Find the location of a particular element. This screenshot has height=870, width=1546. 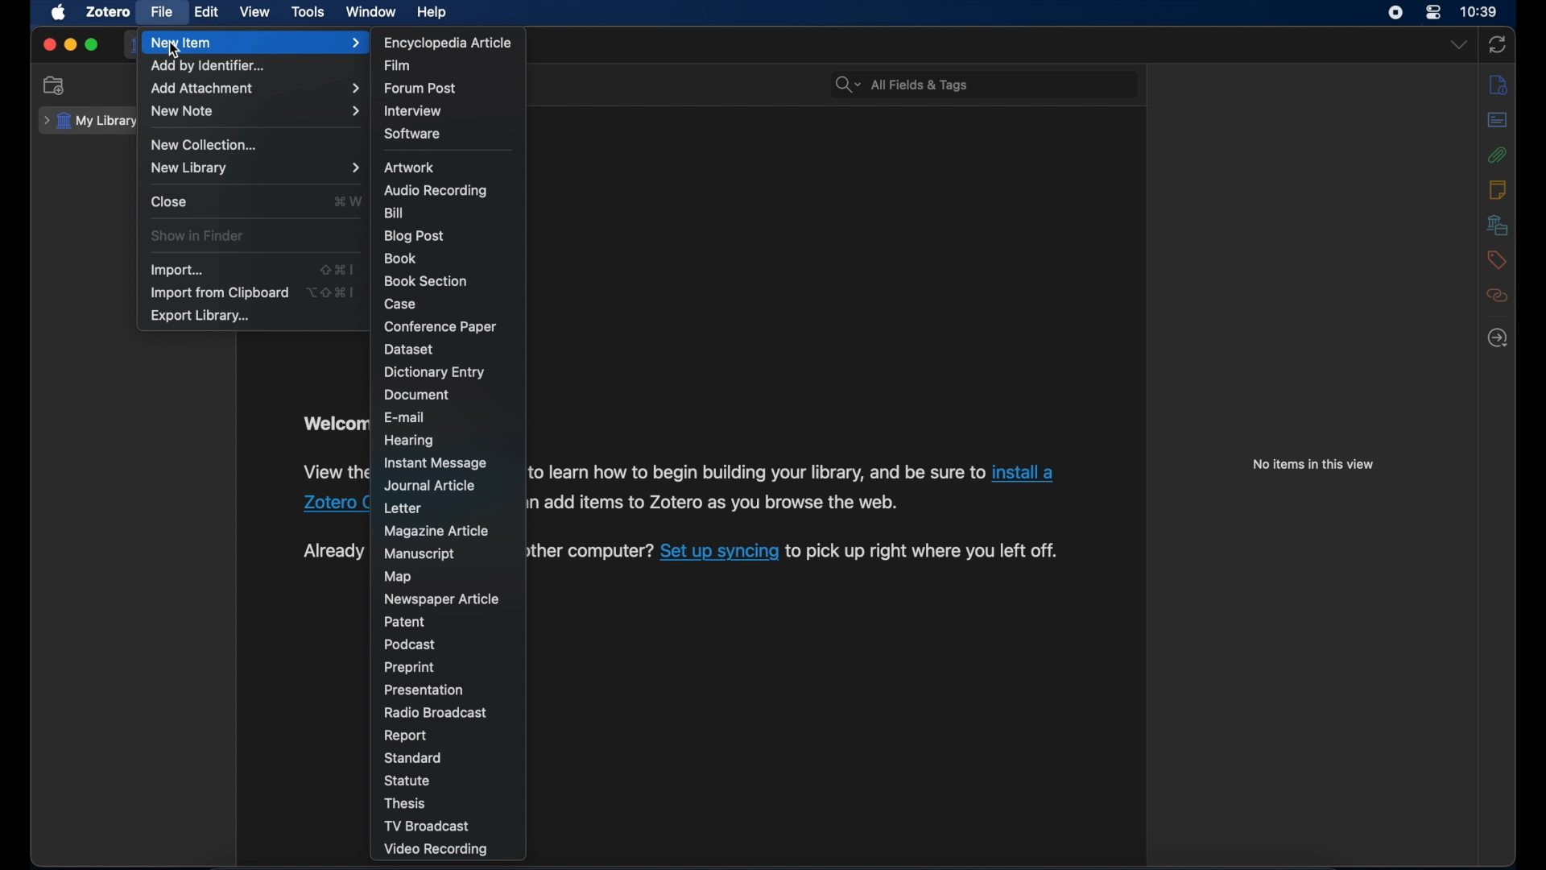

tv broadcast is located at coordinates (449, 826).